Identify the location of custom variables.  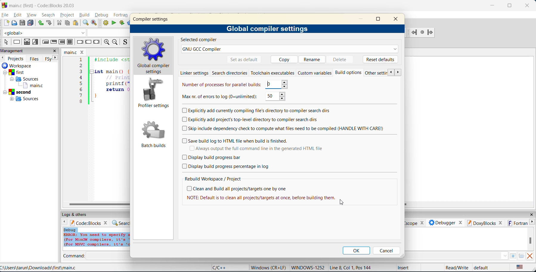
(315, 73).